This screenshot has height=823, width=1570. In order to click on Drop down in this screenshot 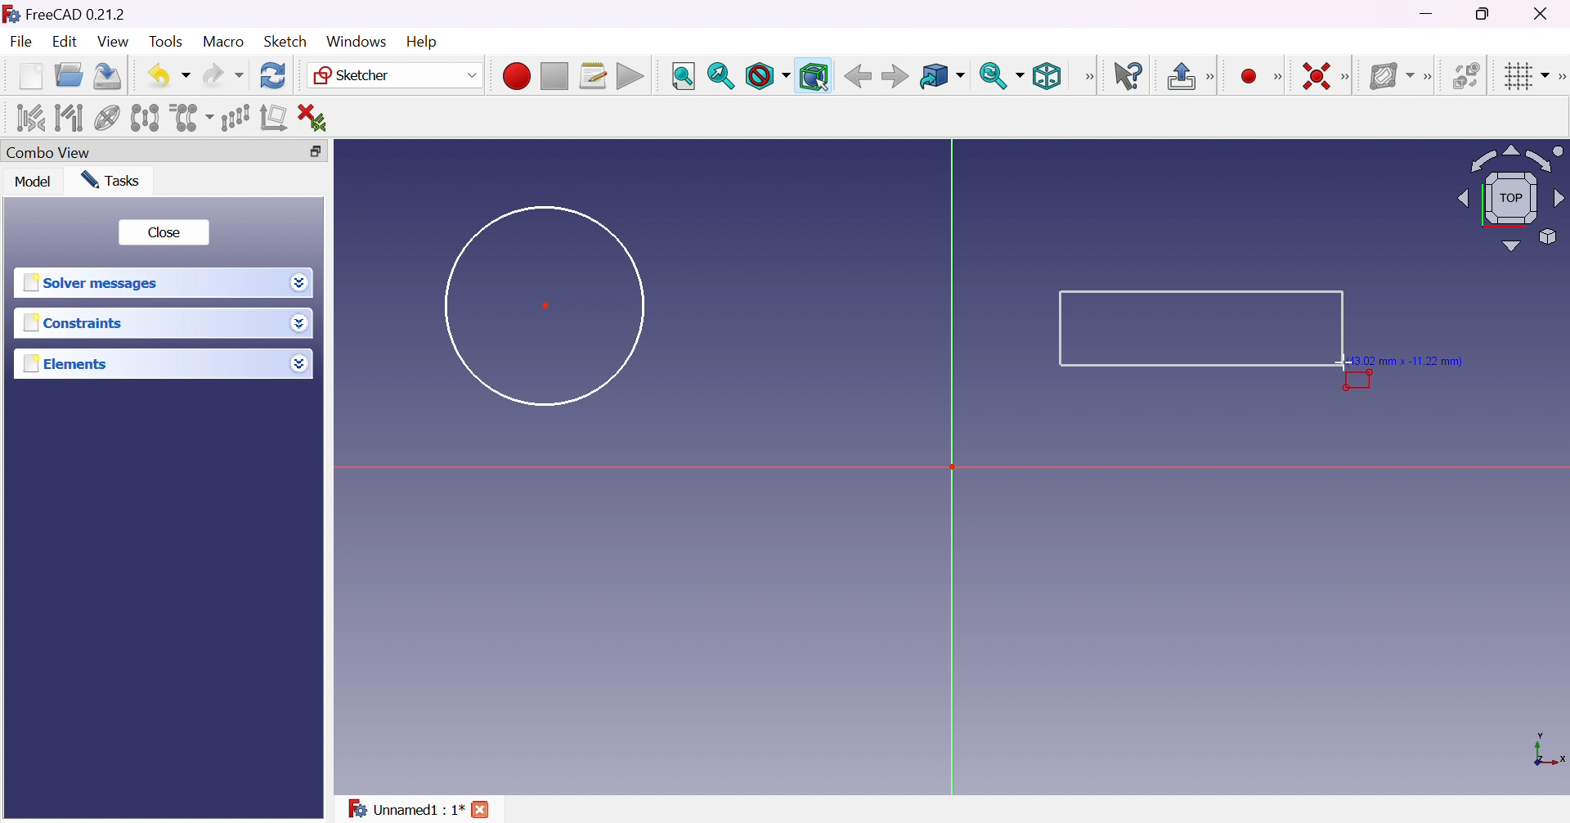, I will do `click(300, 283)`.